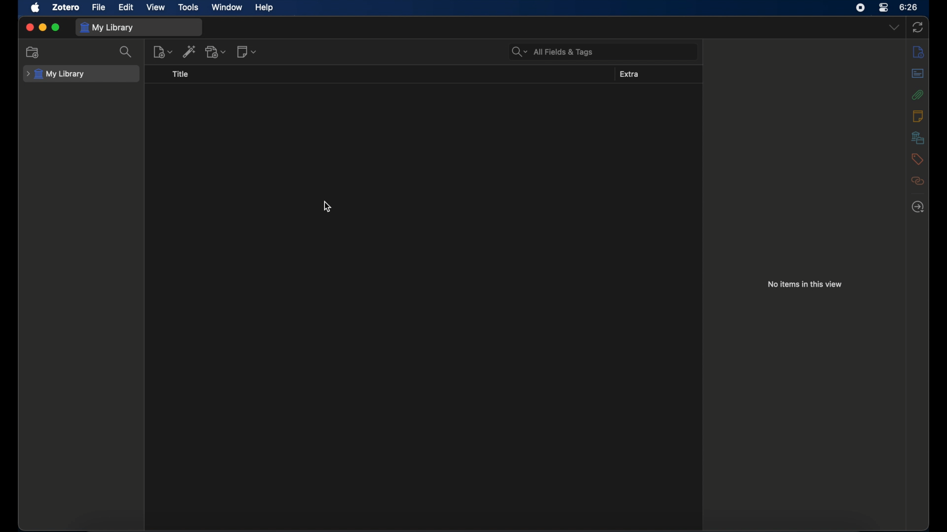  What do you see at coordinates (30, 26) in the screenshot?
I see `close` at bounding box center [30, 26].